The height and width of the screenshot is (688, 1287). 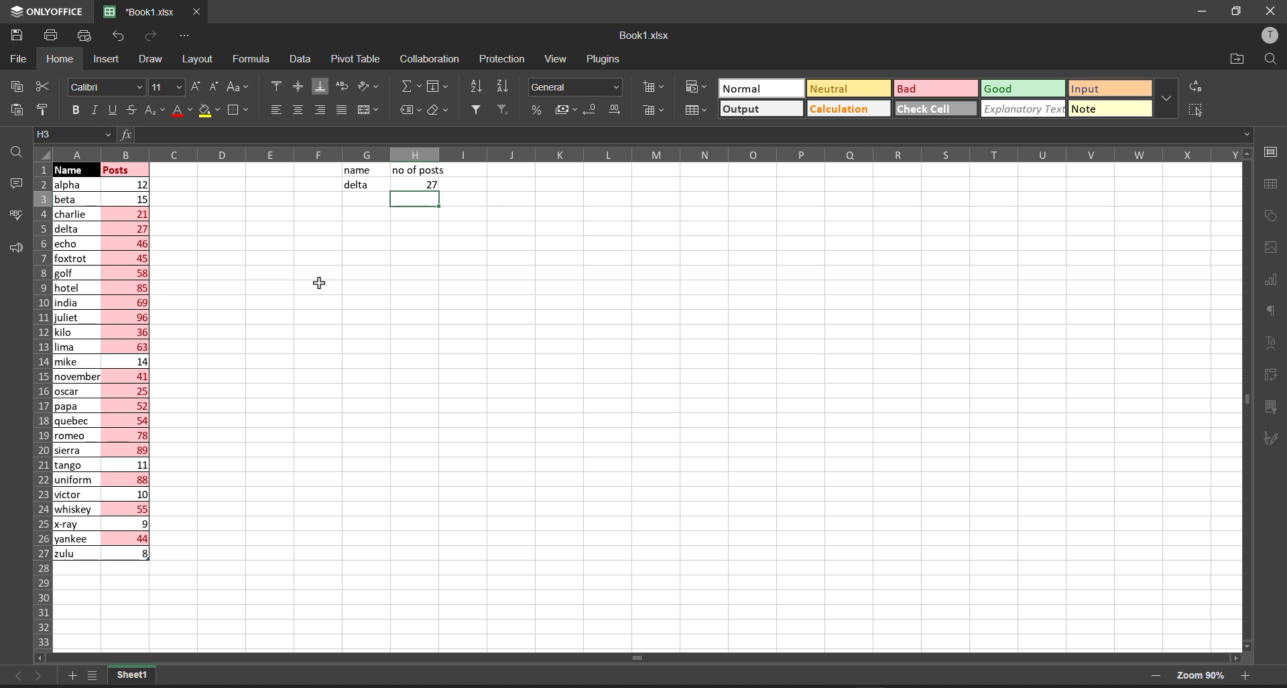 What do you see at coordinates (43, 154) in the screenshot?
I see `select all` at bounding box center [43, 154].